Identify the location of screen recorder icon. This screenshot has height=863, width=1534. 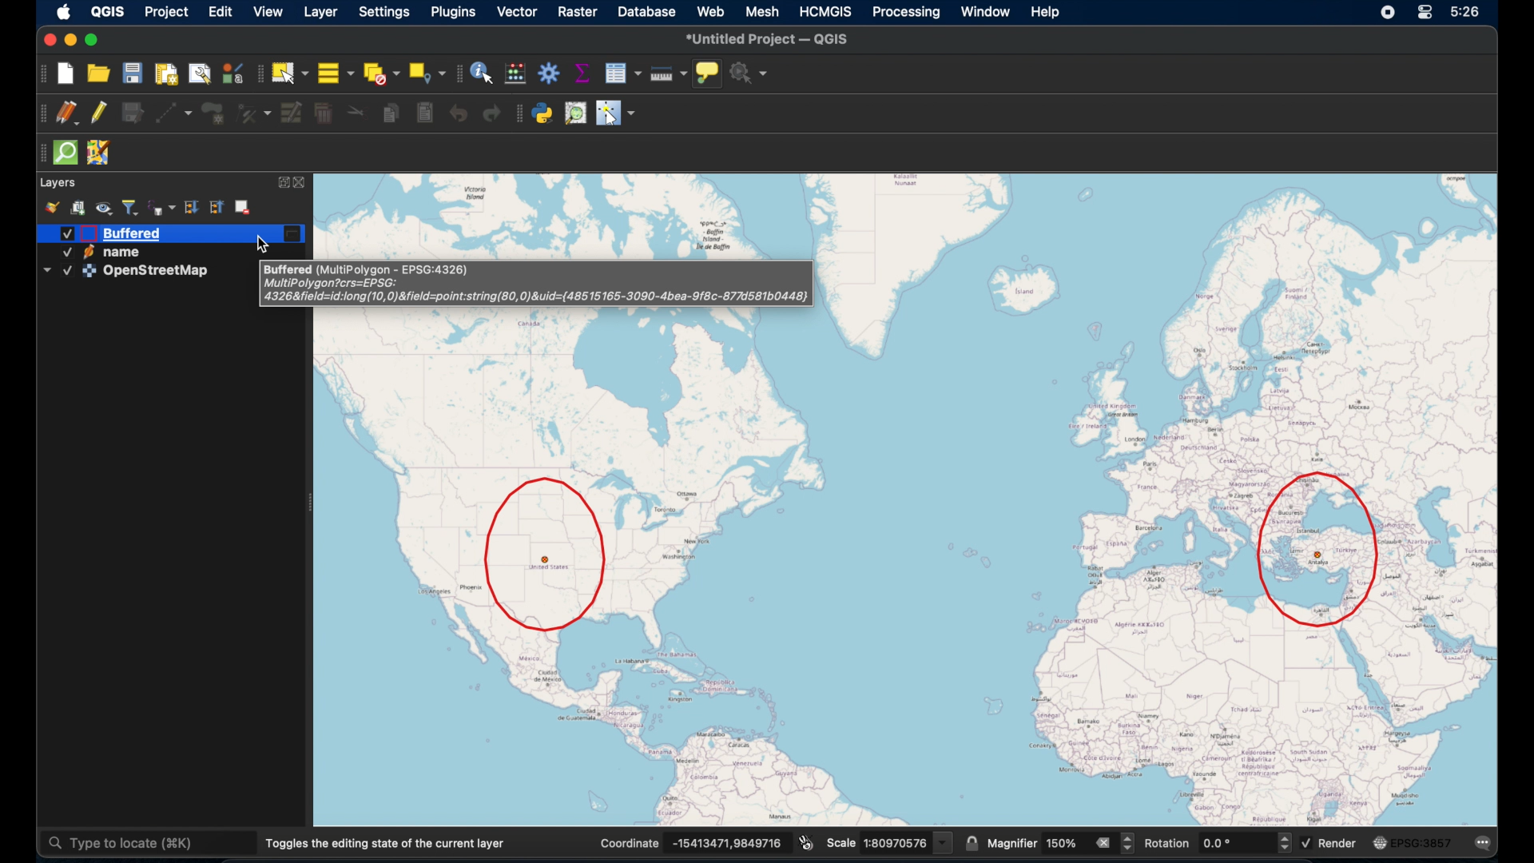
(1385, 12).